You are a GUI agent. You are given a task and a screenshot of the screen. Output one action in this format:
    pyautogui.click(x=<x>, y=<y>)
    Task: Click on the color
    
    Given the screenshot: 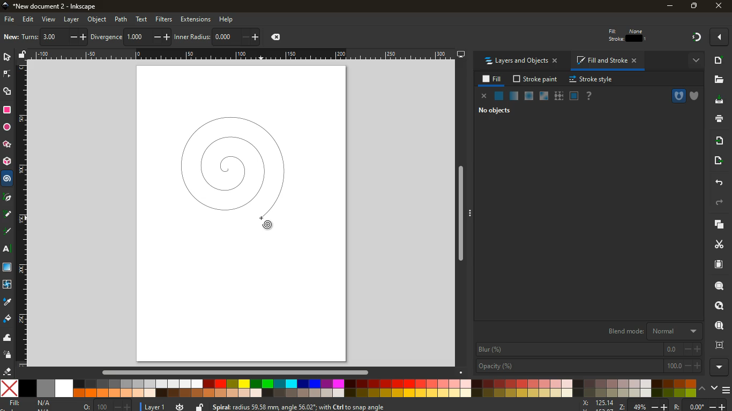 What is the action you would take?
    pyautogui.click(x=348, y=389)
    